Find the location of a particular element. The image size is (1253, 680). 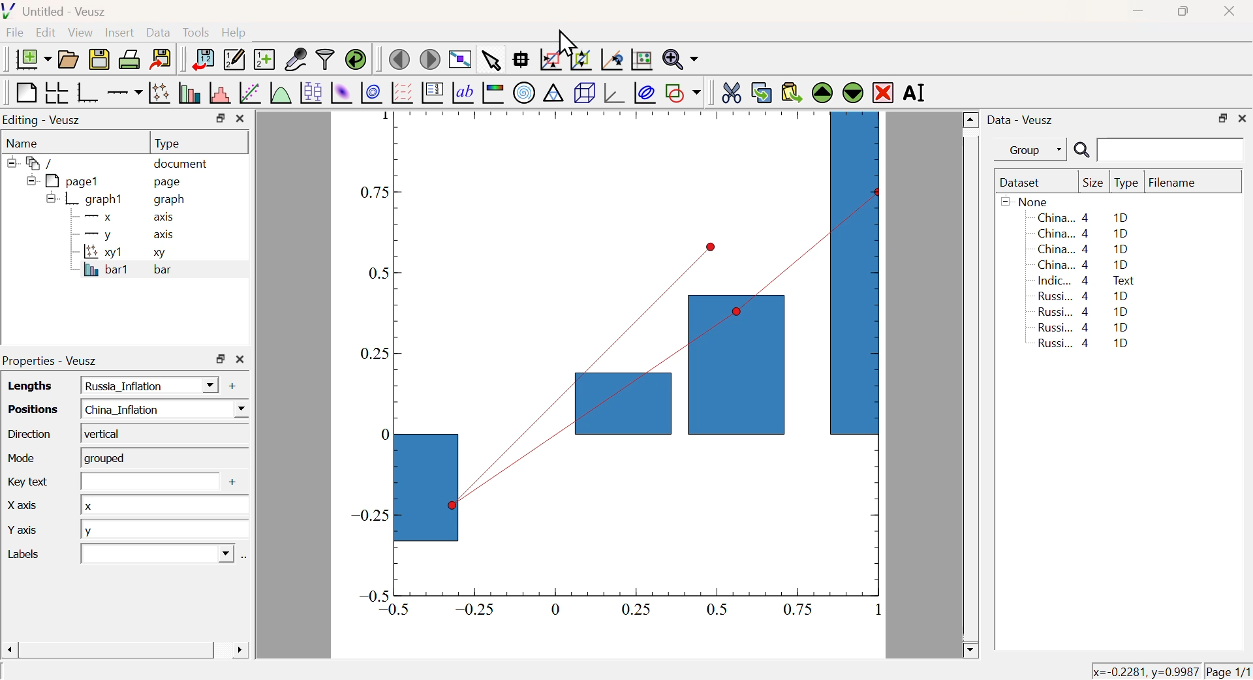

3D Scene is located at coordinates (584, 93).